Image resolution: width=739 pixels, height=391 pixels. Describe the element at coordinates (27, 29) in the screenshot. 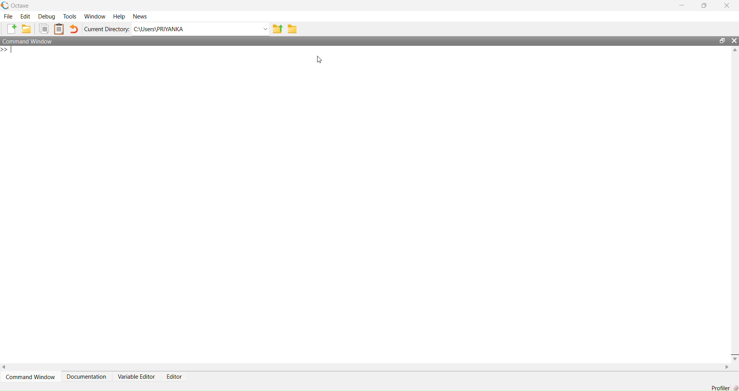

I see `Create Folder` at that location.